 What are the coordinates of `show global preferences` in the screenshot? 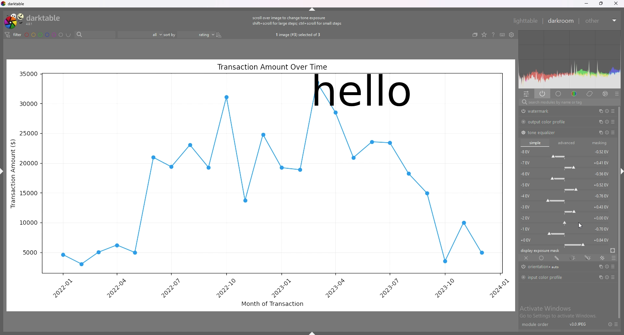 It's located at (512, 34).